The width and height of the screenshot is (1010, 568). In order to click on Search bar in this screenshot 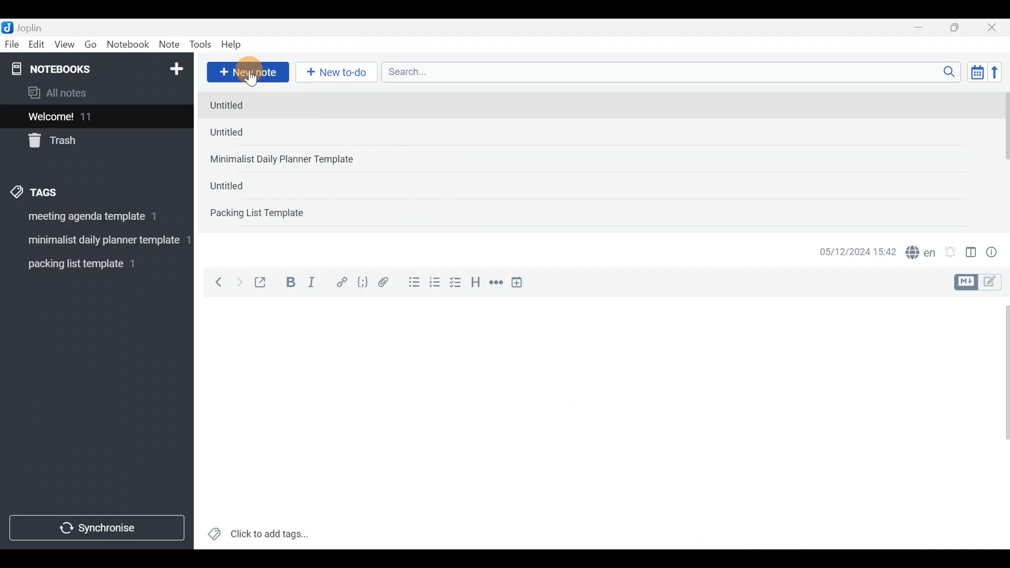, I will do `click(674, 70)`.